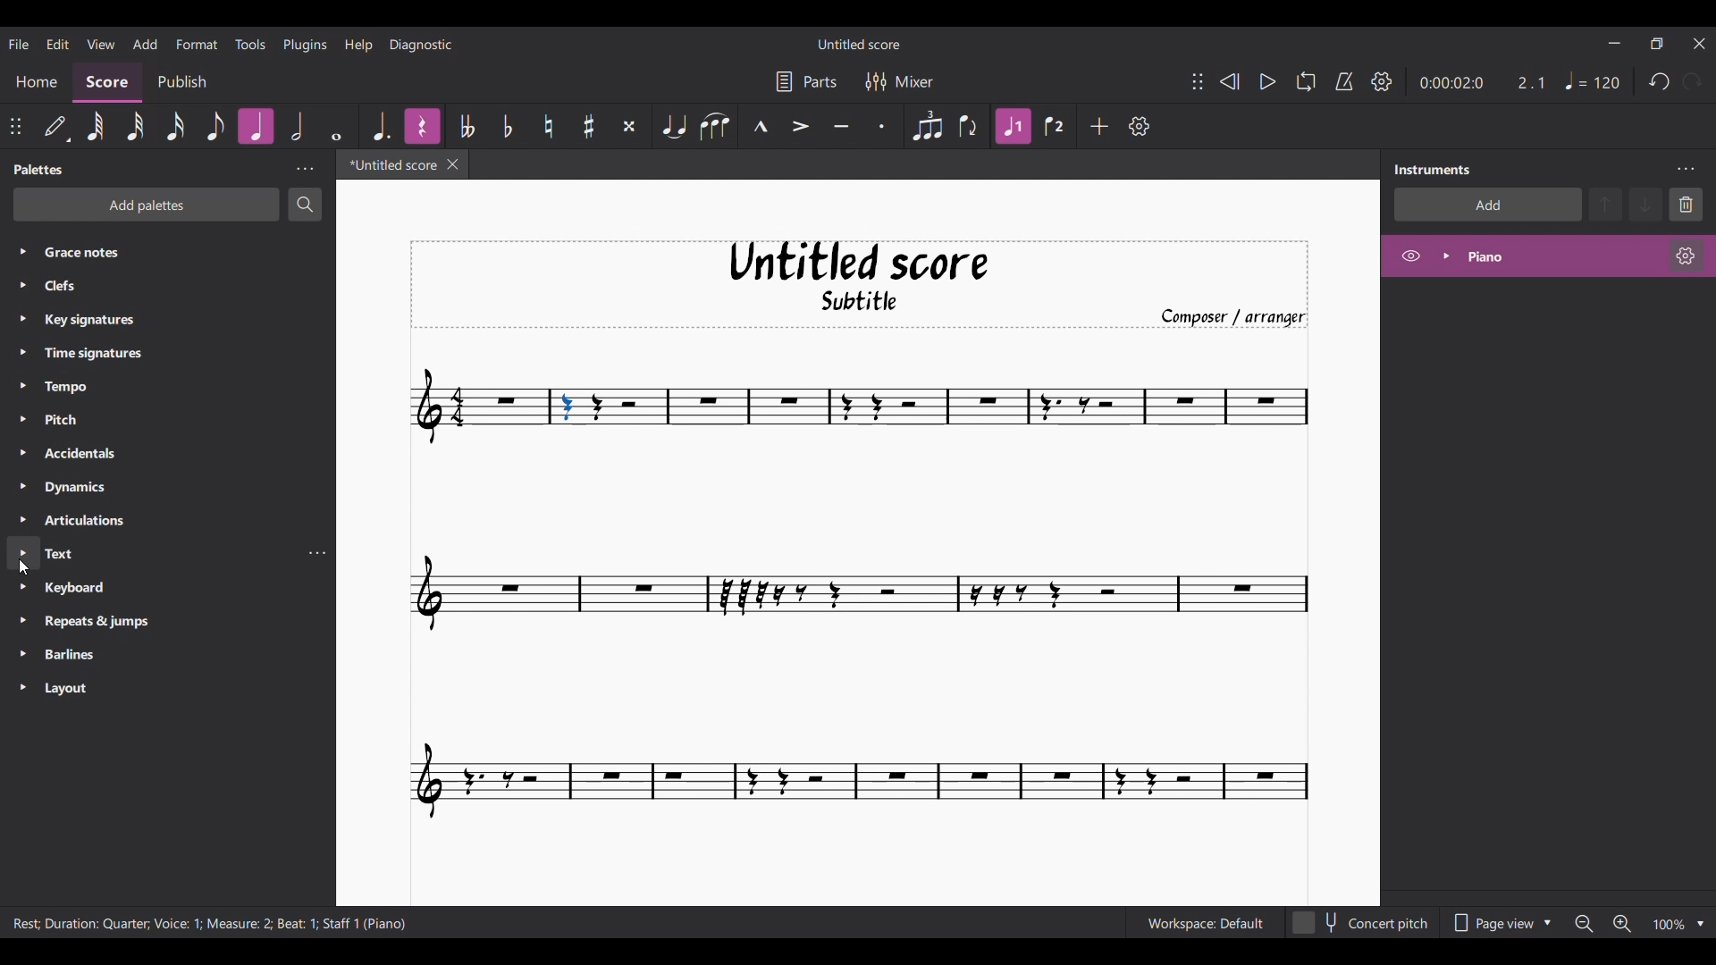 Image resolution: width=1716 pixels, height=965 pixels. Describe the element at coordinates (176, 126) in the screenshot. I see `16th note` at that location.